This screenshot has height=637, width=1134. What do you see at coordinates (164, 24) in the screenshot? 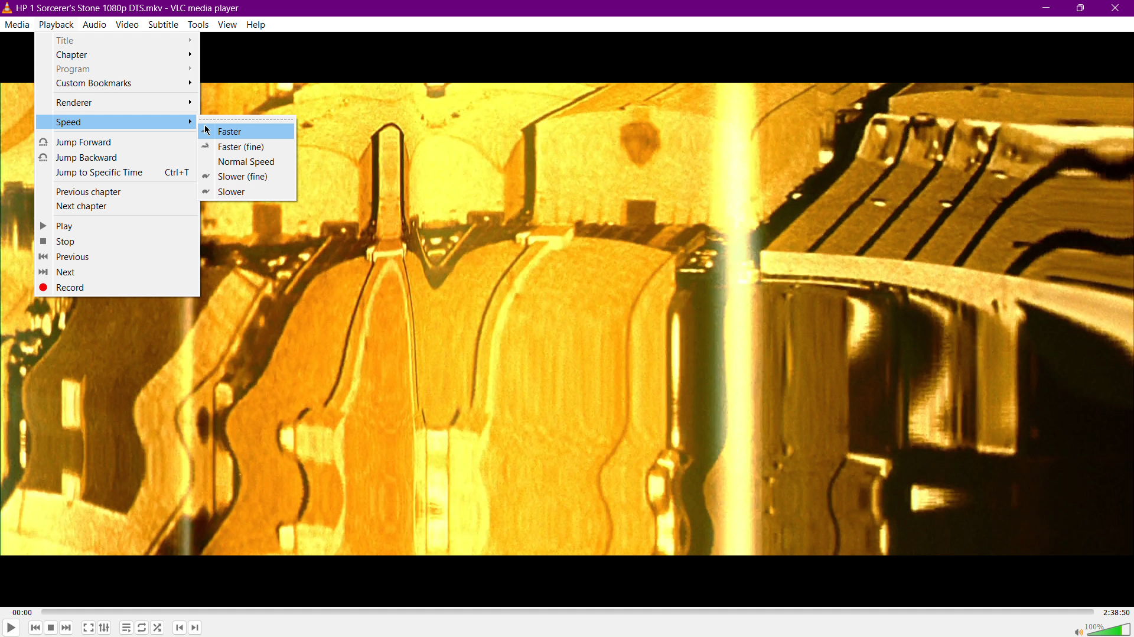
I see `Subtitle` at bounding box center [164, 24].